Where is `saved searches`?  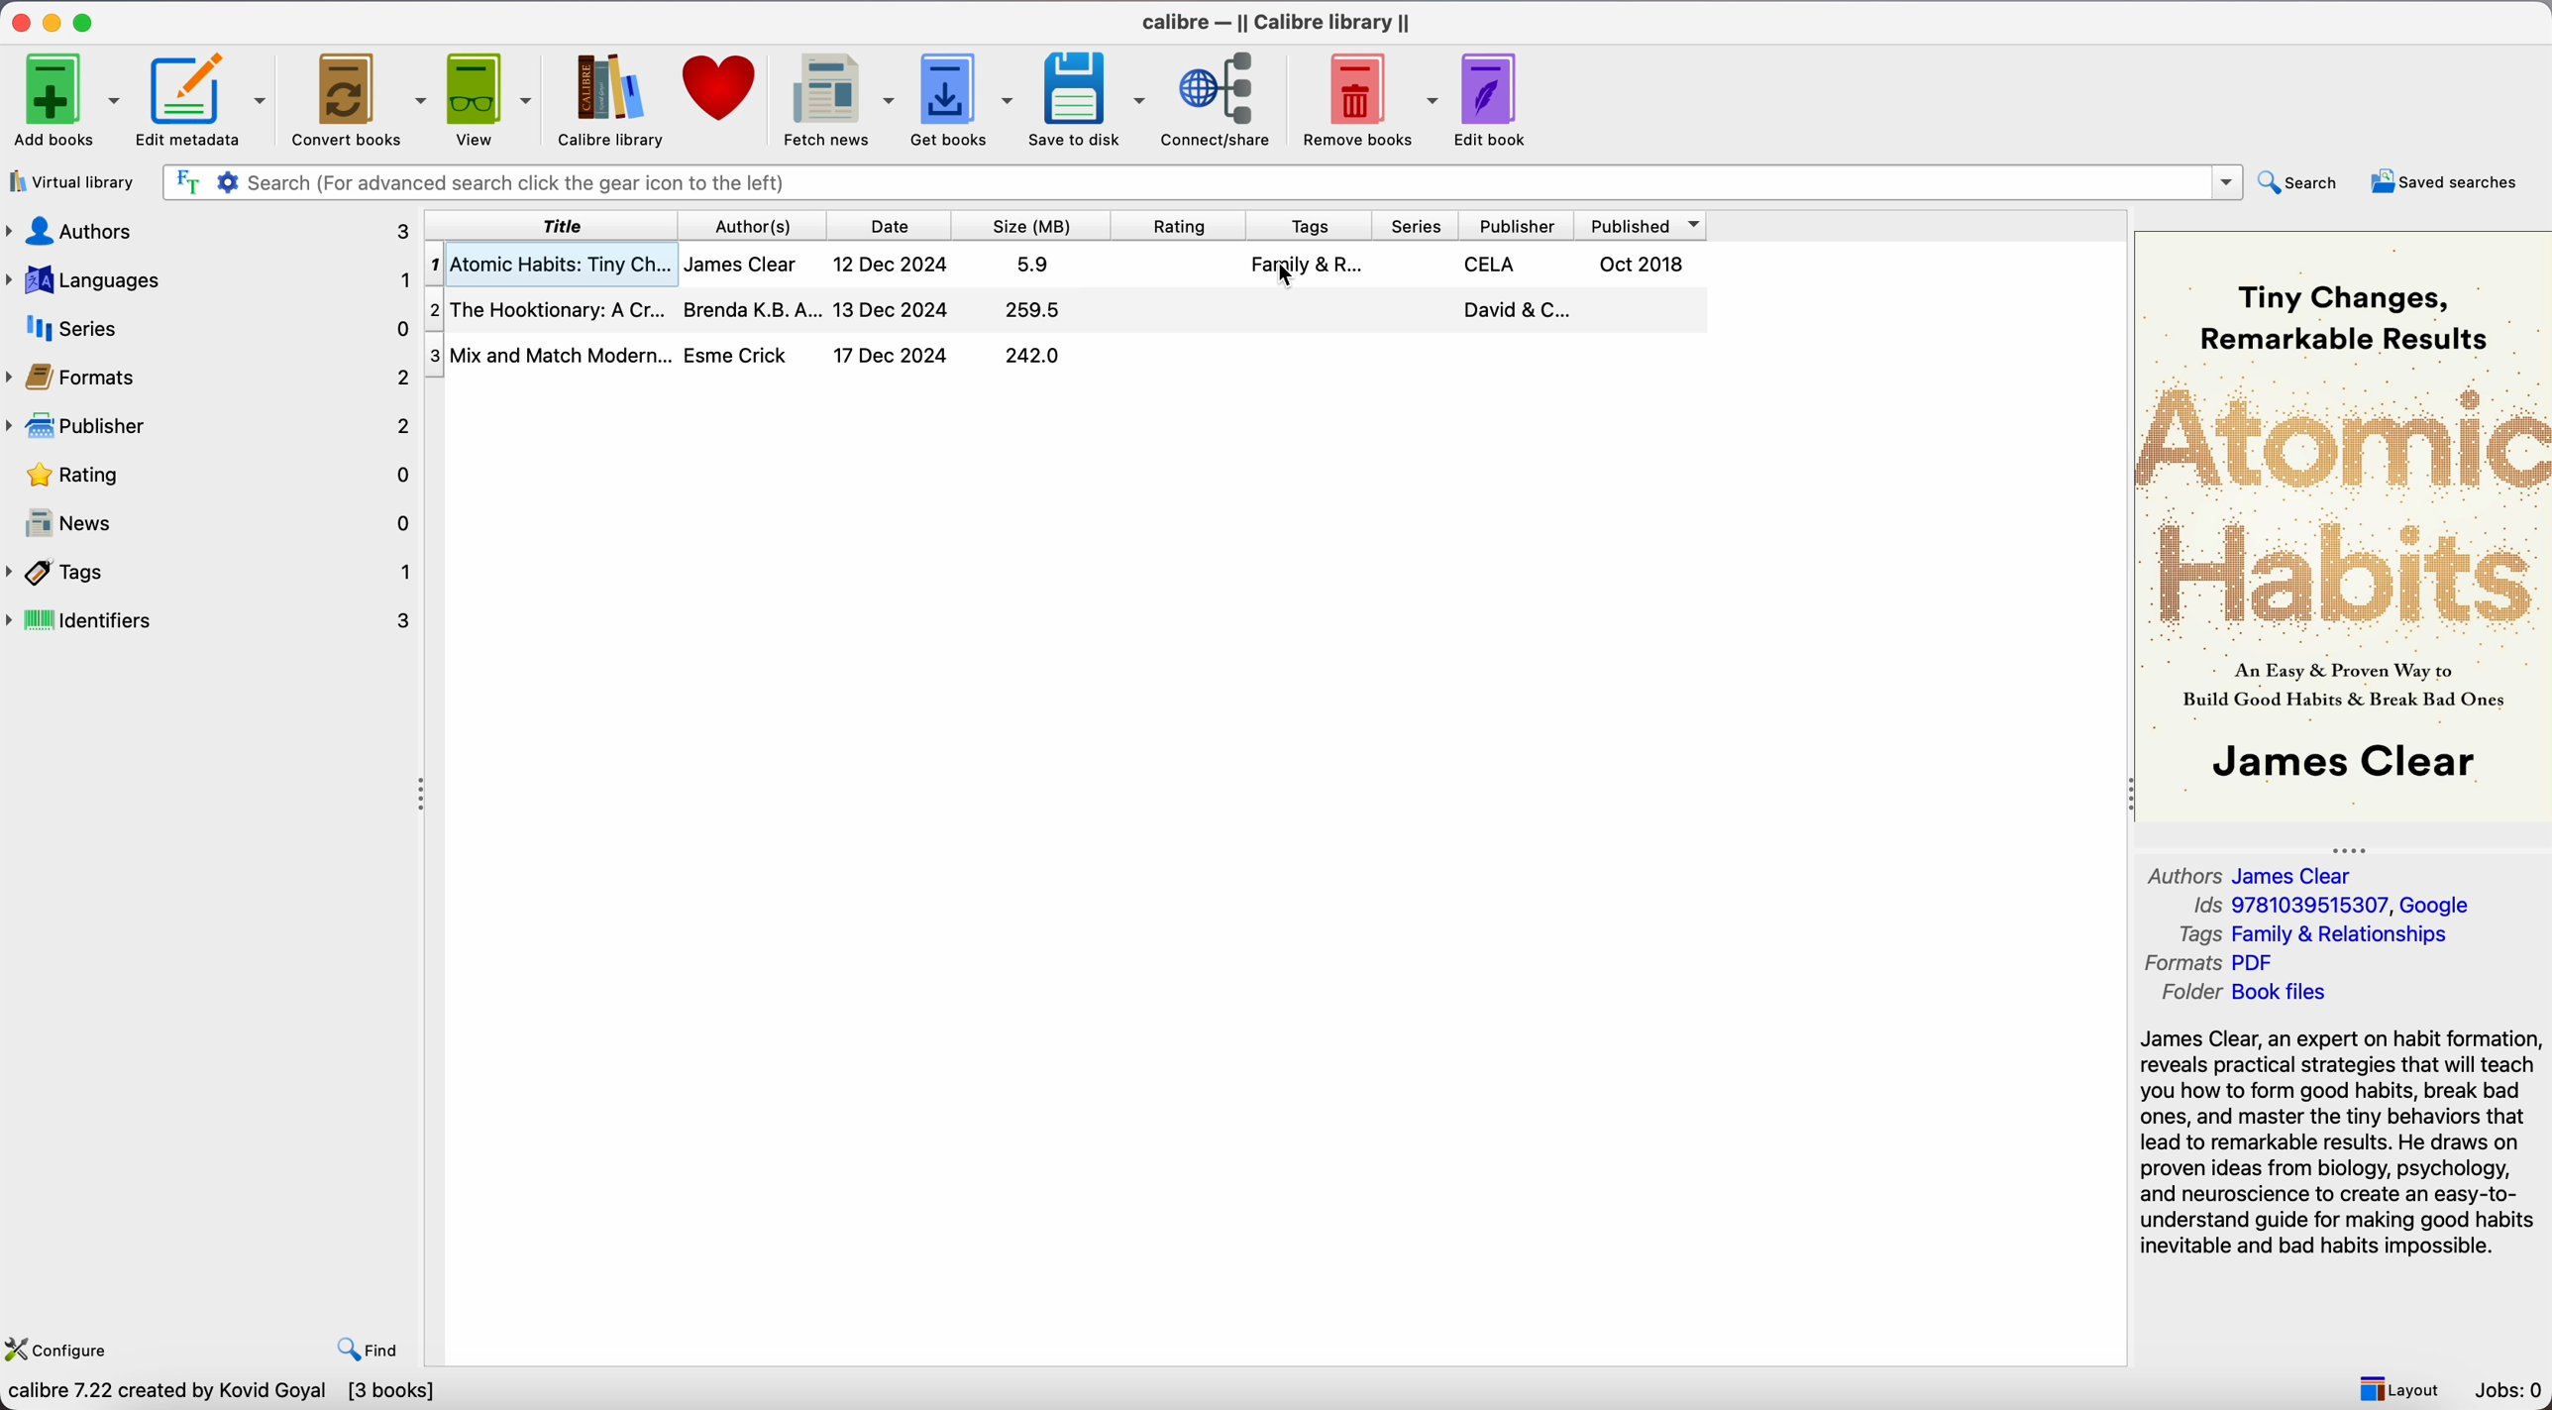 saved searches is located at coordinates (2443, 182).